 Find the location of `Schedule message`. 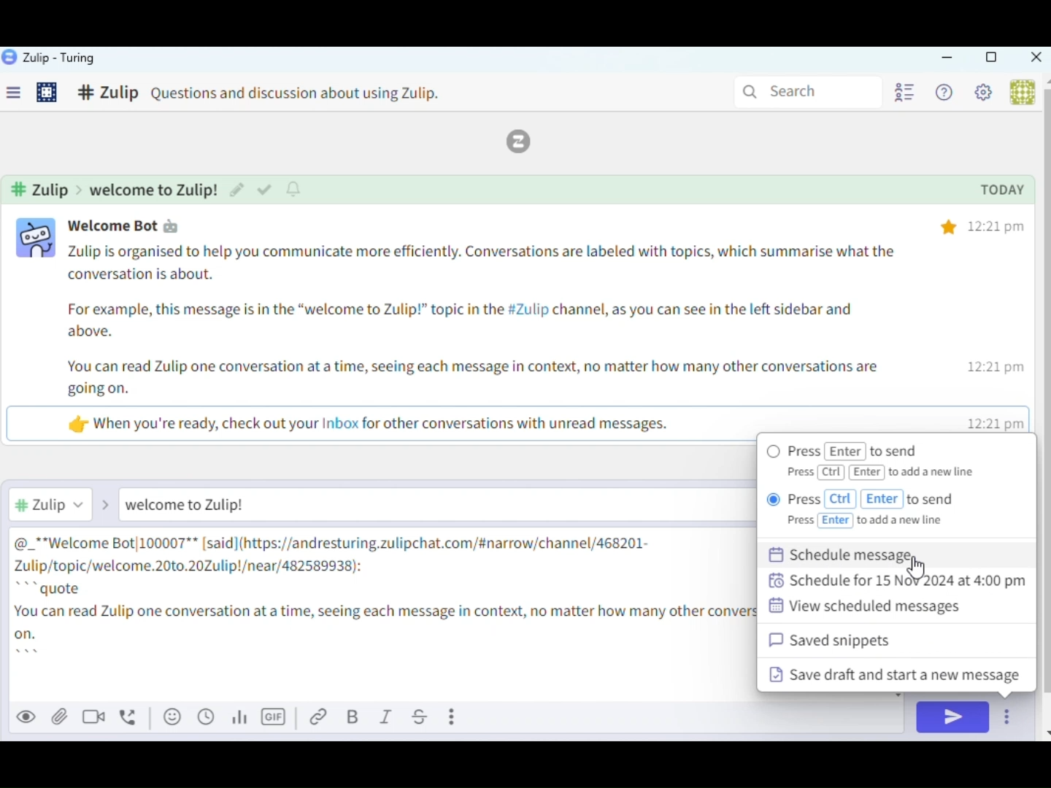

Schedule message is located at coordinates (863, 553).